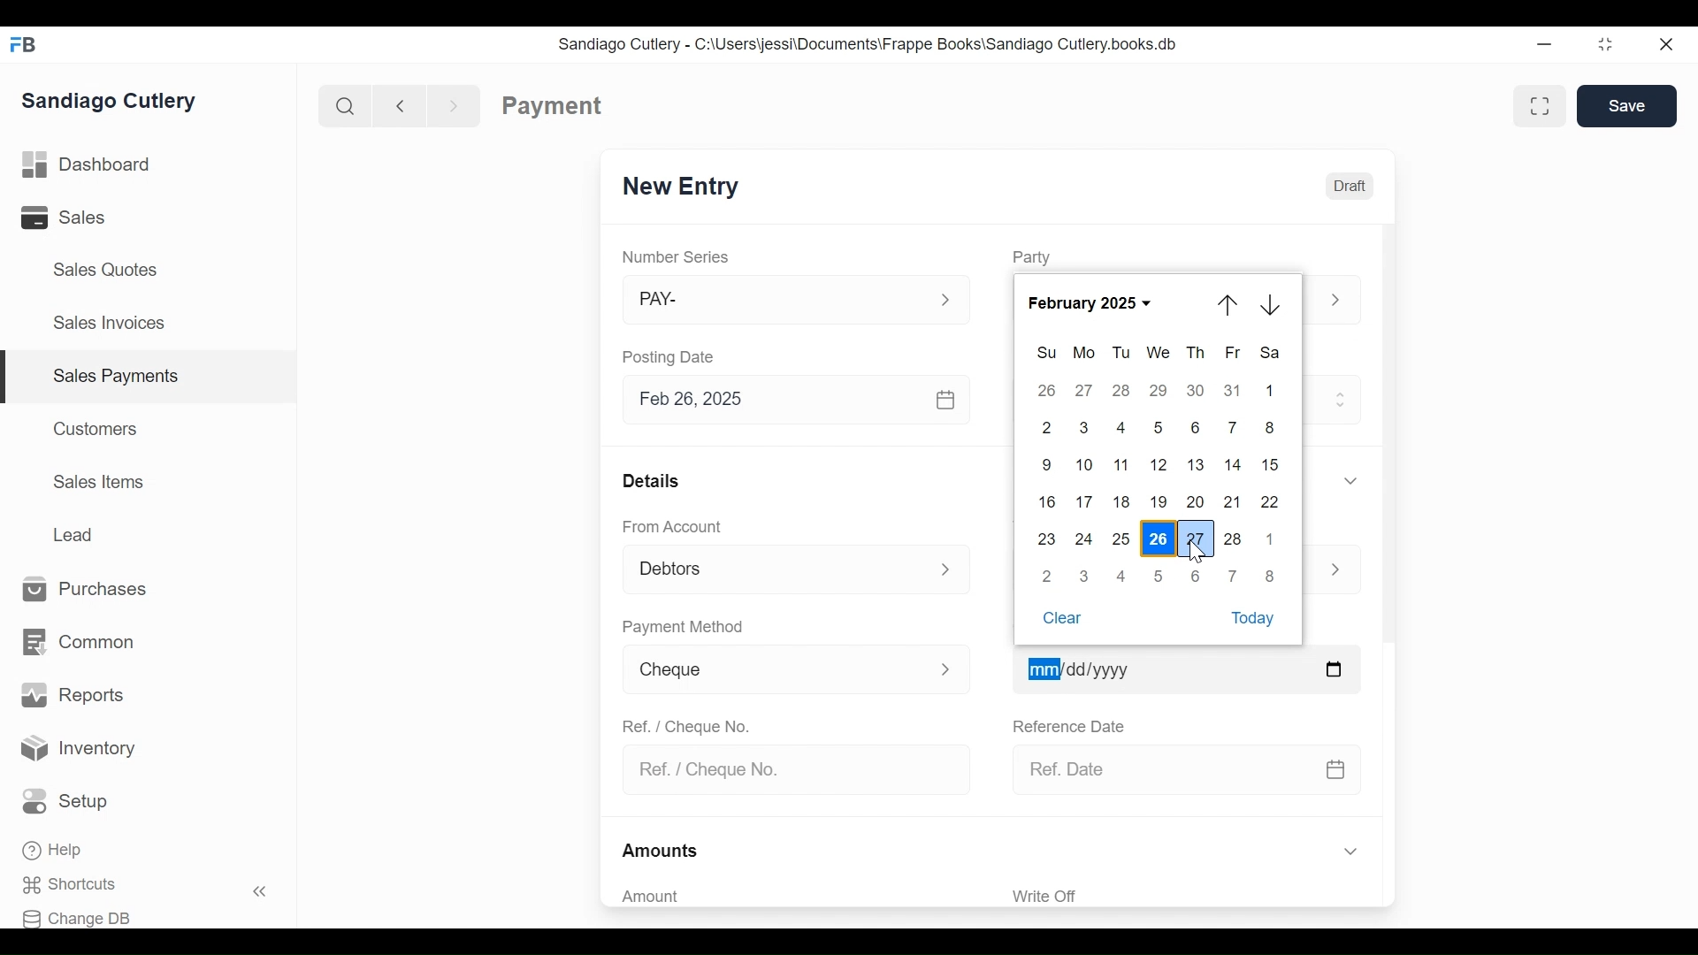 This screenshot has height=955, width=1698. Describe the element at coordinates (1097, 302) in the screenshot. I see `February 2025 ` at that location.